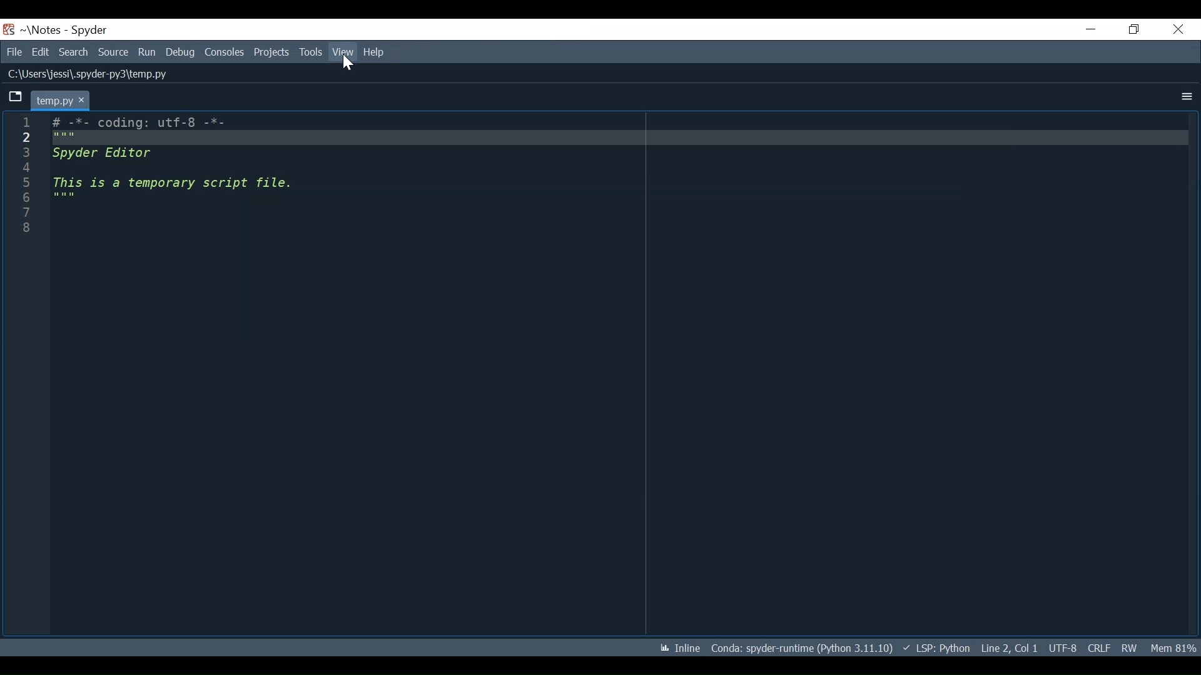 The height and width of the screenshot is (675, 1201). I want to click on Consoles, so click(224, 52).